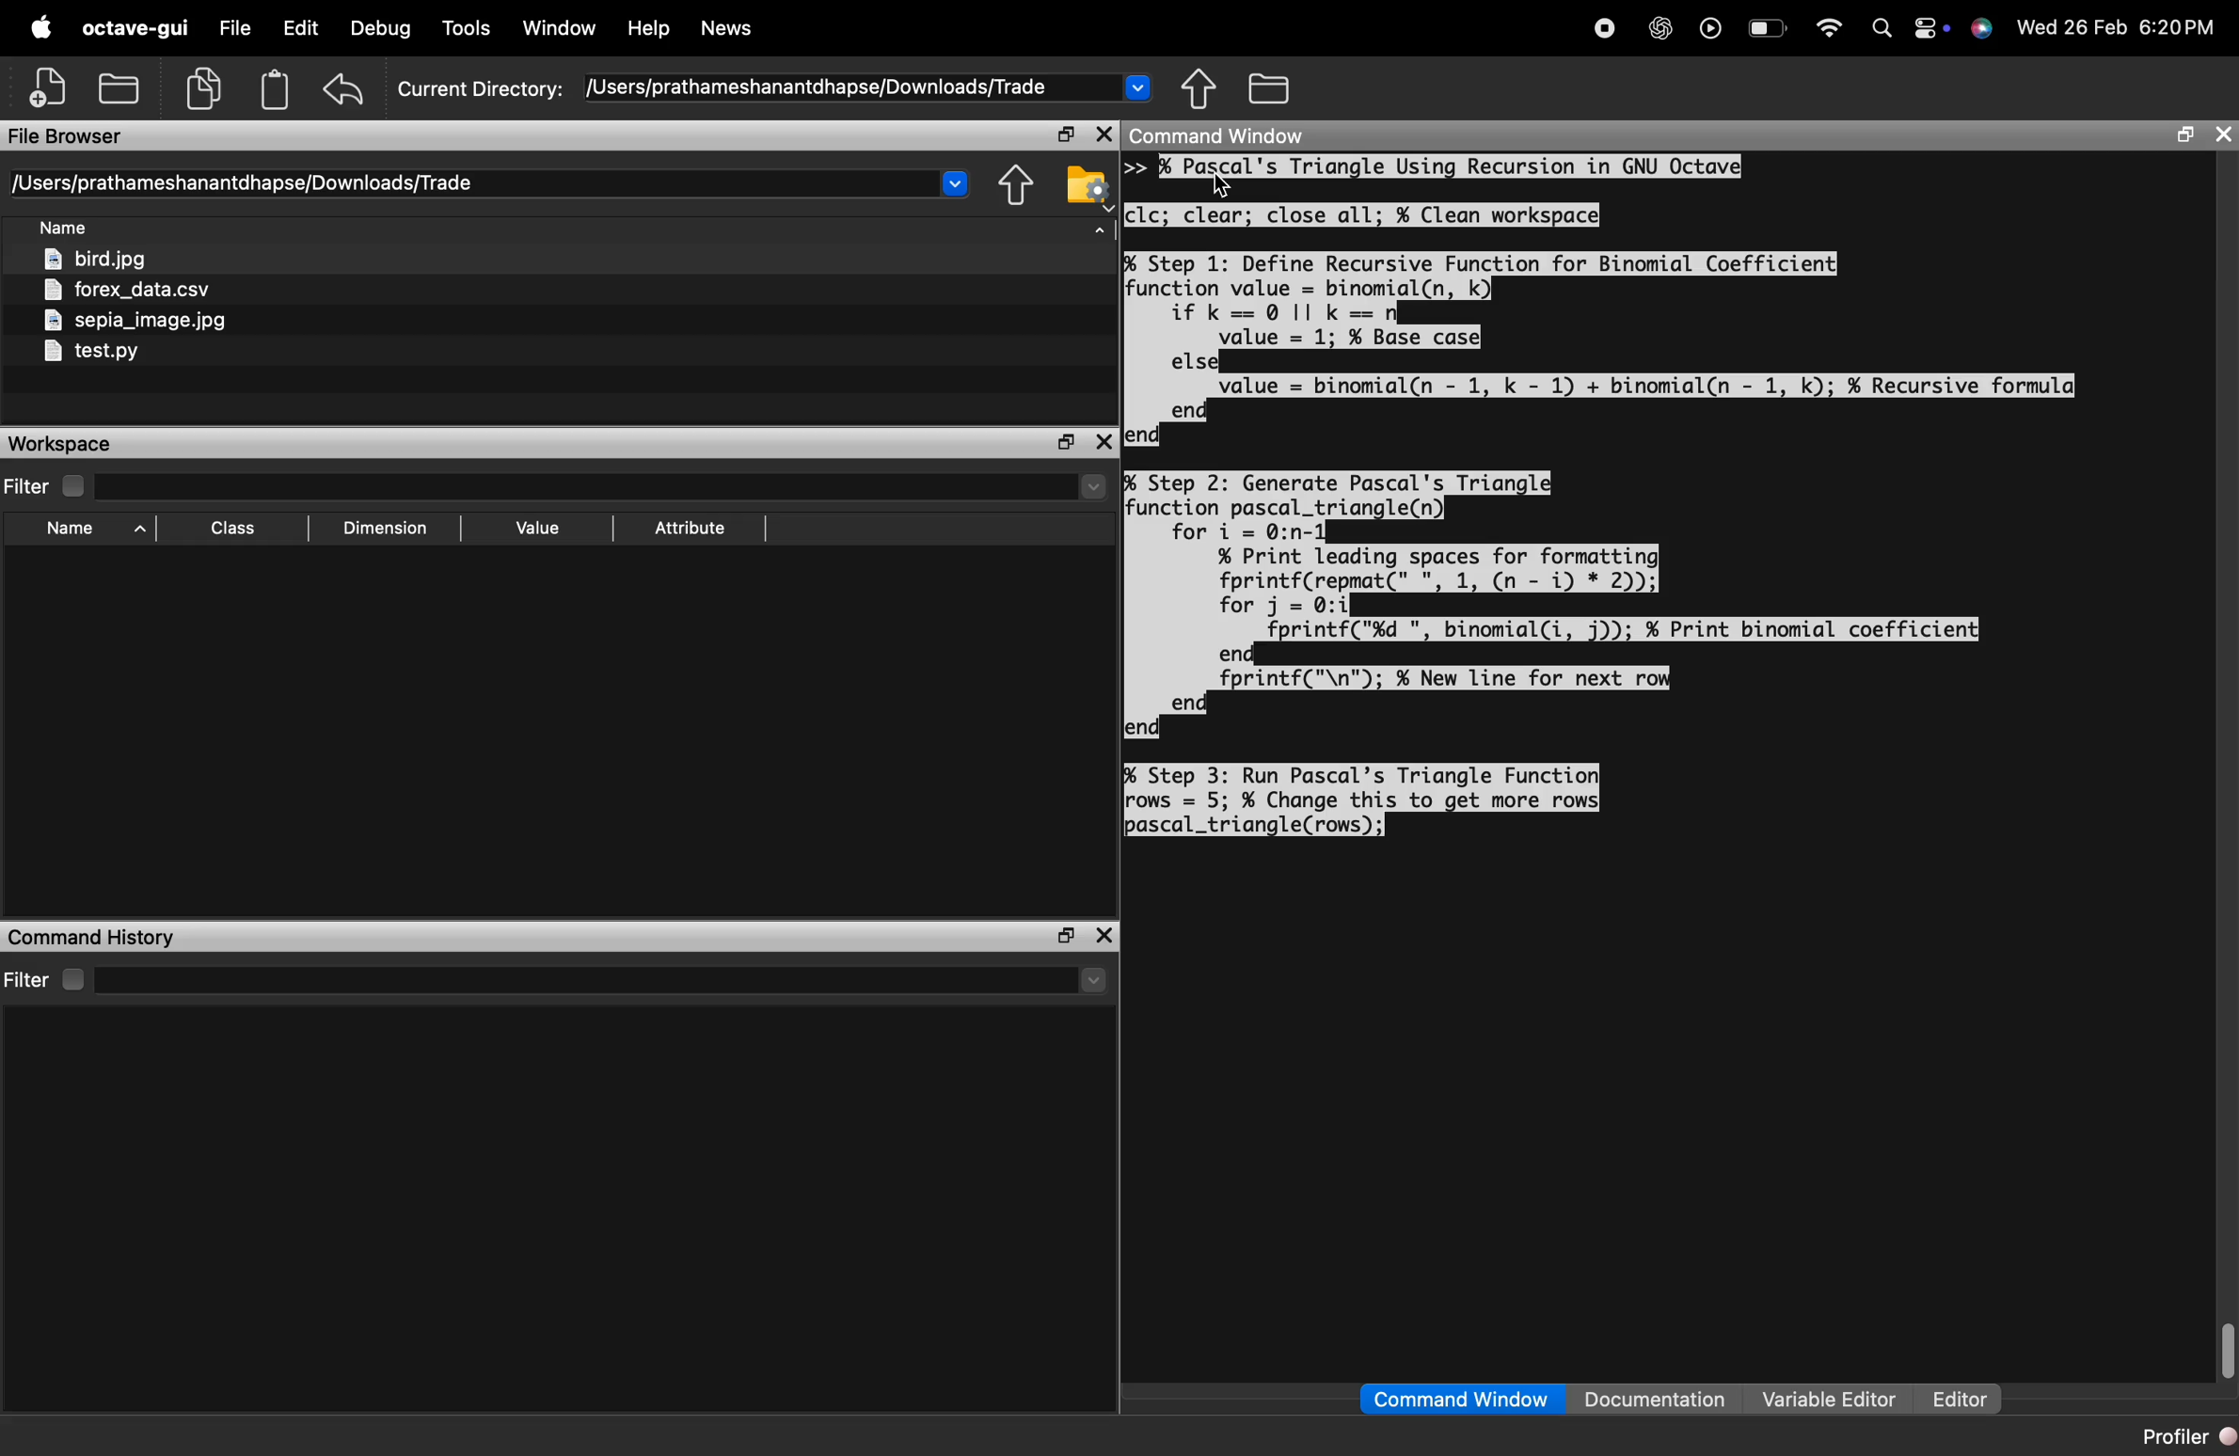 The width and height of the screenshot is (2239, 1456). What do you see at coordinates (237, 529) in the screenshot?
I see `Class` at bounding box center [237, 529].